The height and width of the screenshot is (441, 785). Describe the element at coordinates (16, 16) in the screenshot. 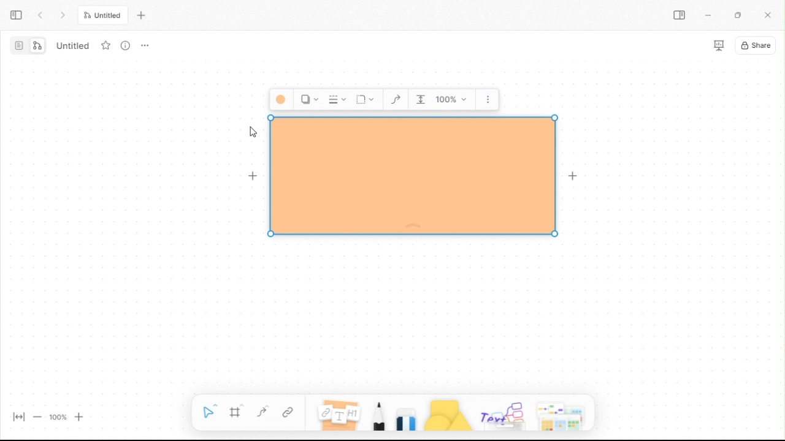

I see `expand sidebar` at that location.